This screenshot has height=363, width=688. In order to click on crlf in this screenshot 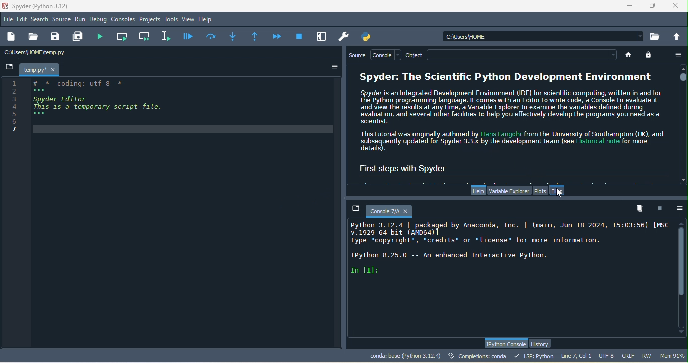, I will do `click(630, 356)`.